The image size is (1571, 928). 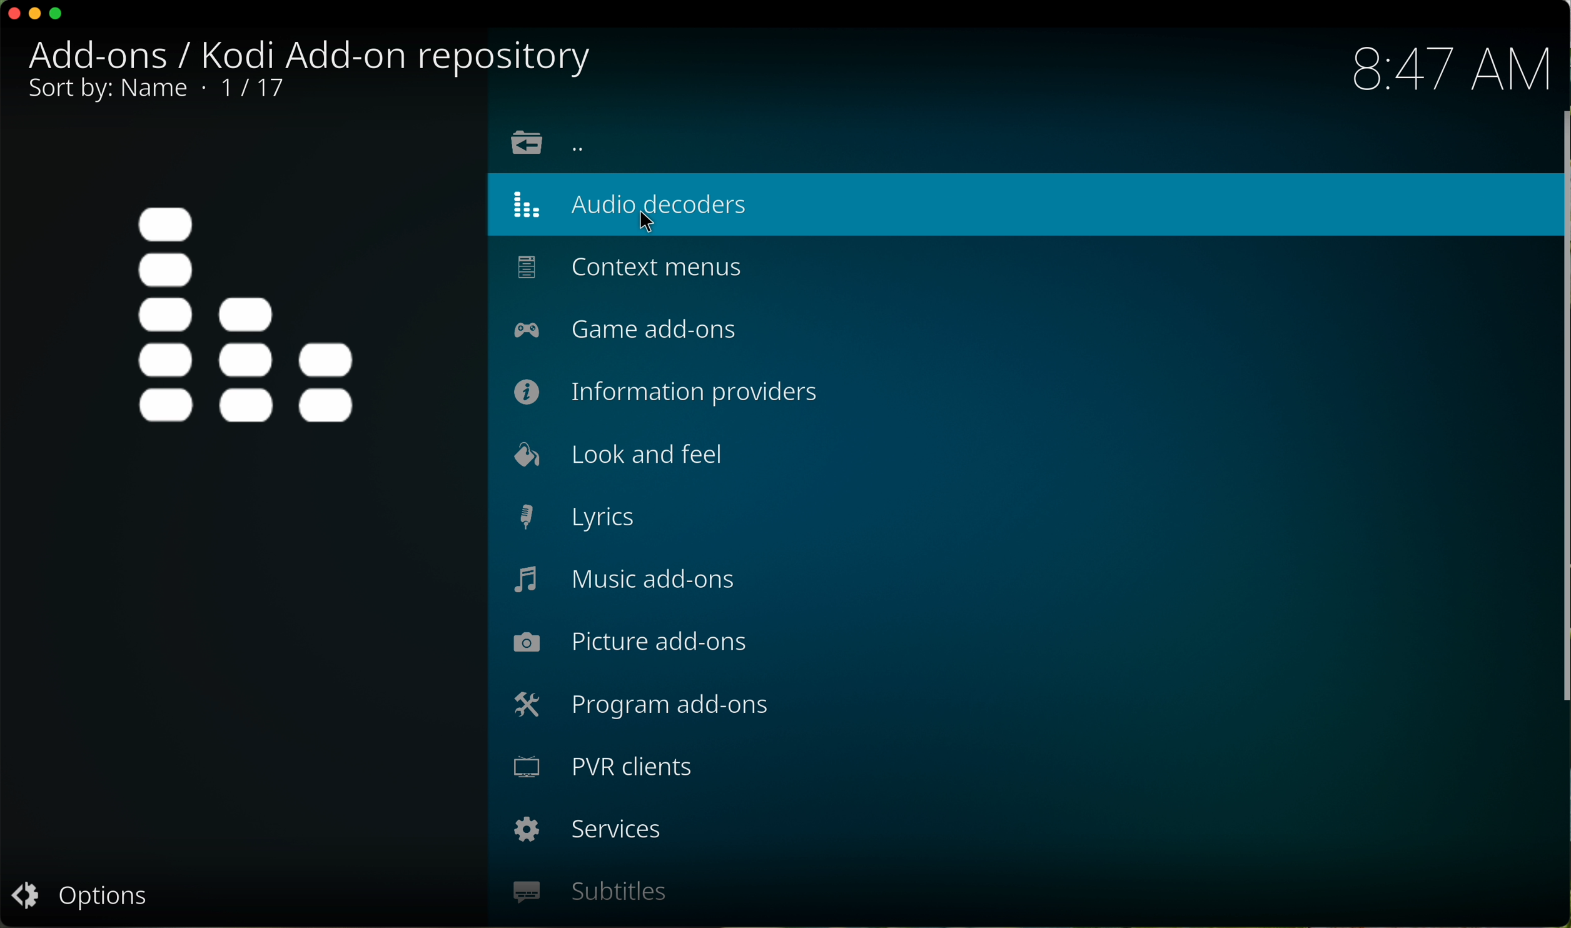 What do you see at coordinates (548, 144) in the screenshot?
I see `back` at bounding box center [548, 144].